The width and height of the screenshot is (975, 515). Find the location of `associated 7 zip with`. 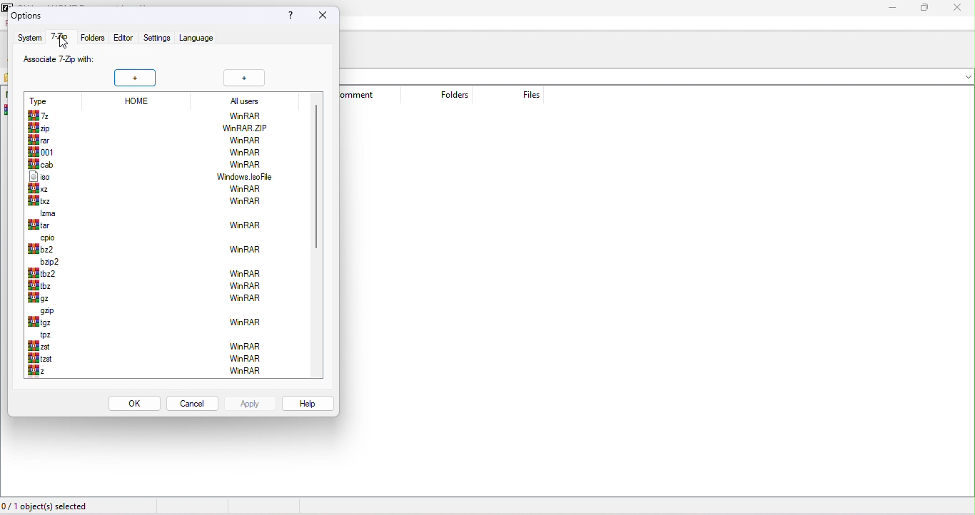

associated 7 zip with is located at coordinates (64, 61).